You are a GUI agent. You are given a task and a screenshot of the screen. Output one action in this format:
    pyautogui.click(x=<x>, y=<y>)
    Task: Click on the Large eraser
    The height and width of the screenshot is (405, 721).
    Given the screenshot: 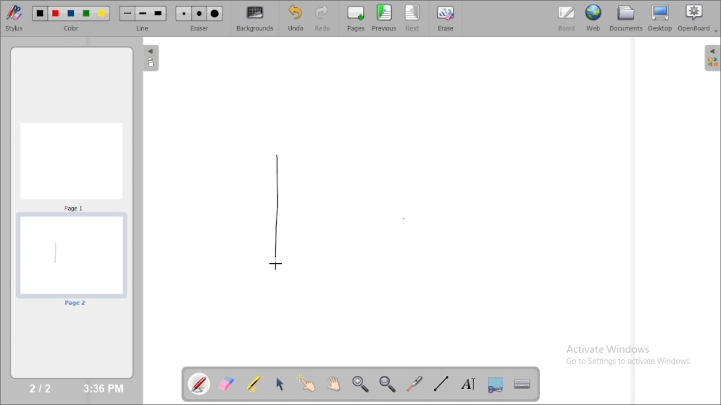 What is the action you would take?
    pyautogui.click(x=215, y=14)
    